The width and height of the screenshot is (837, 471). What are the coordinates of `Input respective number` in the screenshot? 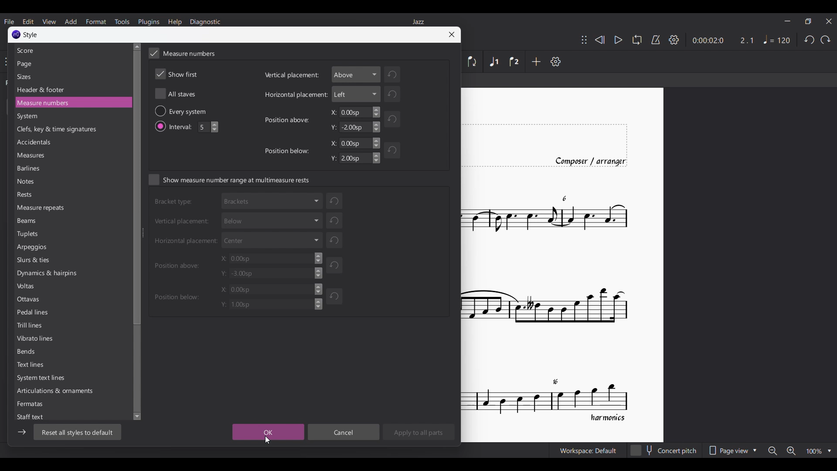 It's located at (209, 127).